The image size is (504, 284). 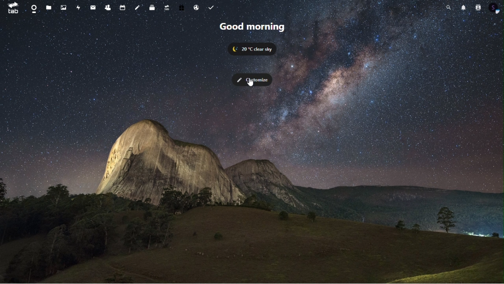 I want to click on note, so click(x=137, y=8).